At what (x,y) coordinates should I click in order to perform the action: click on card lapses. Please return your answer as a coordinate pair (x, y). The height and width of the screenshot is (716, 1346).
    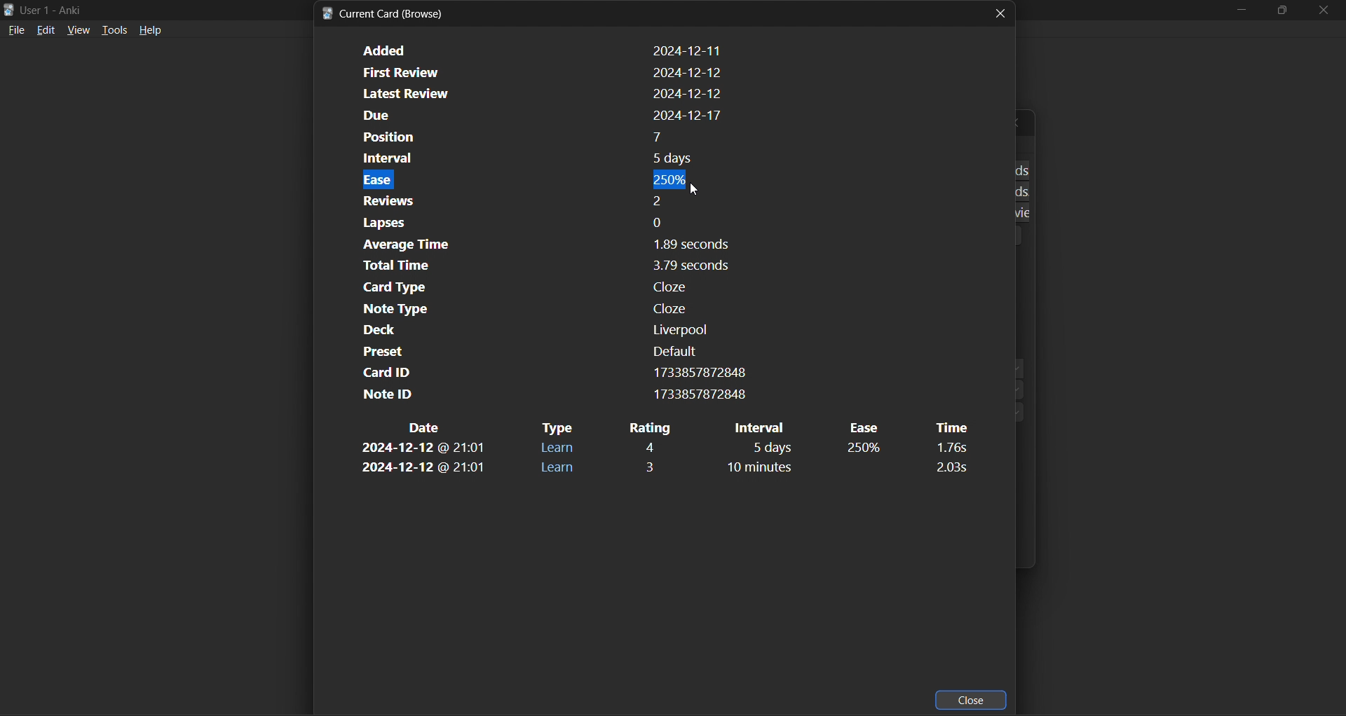
    Looking at the image, I should click on (535, 223).